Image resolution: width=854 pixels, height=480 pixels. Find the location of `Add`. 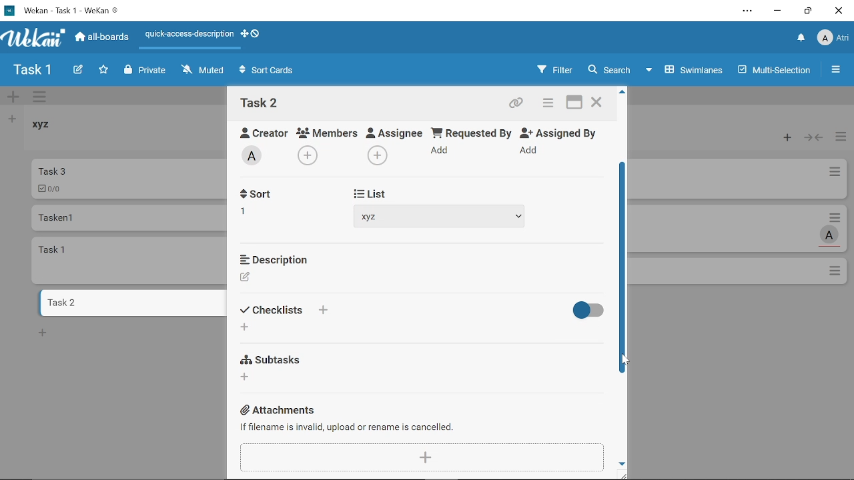

Add is located at coordinates (376, 155).